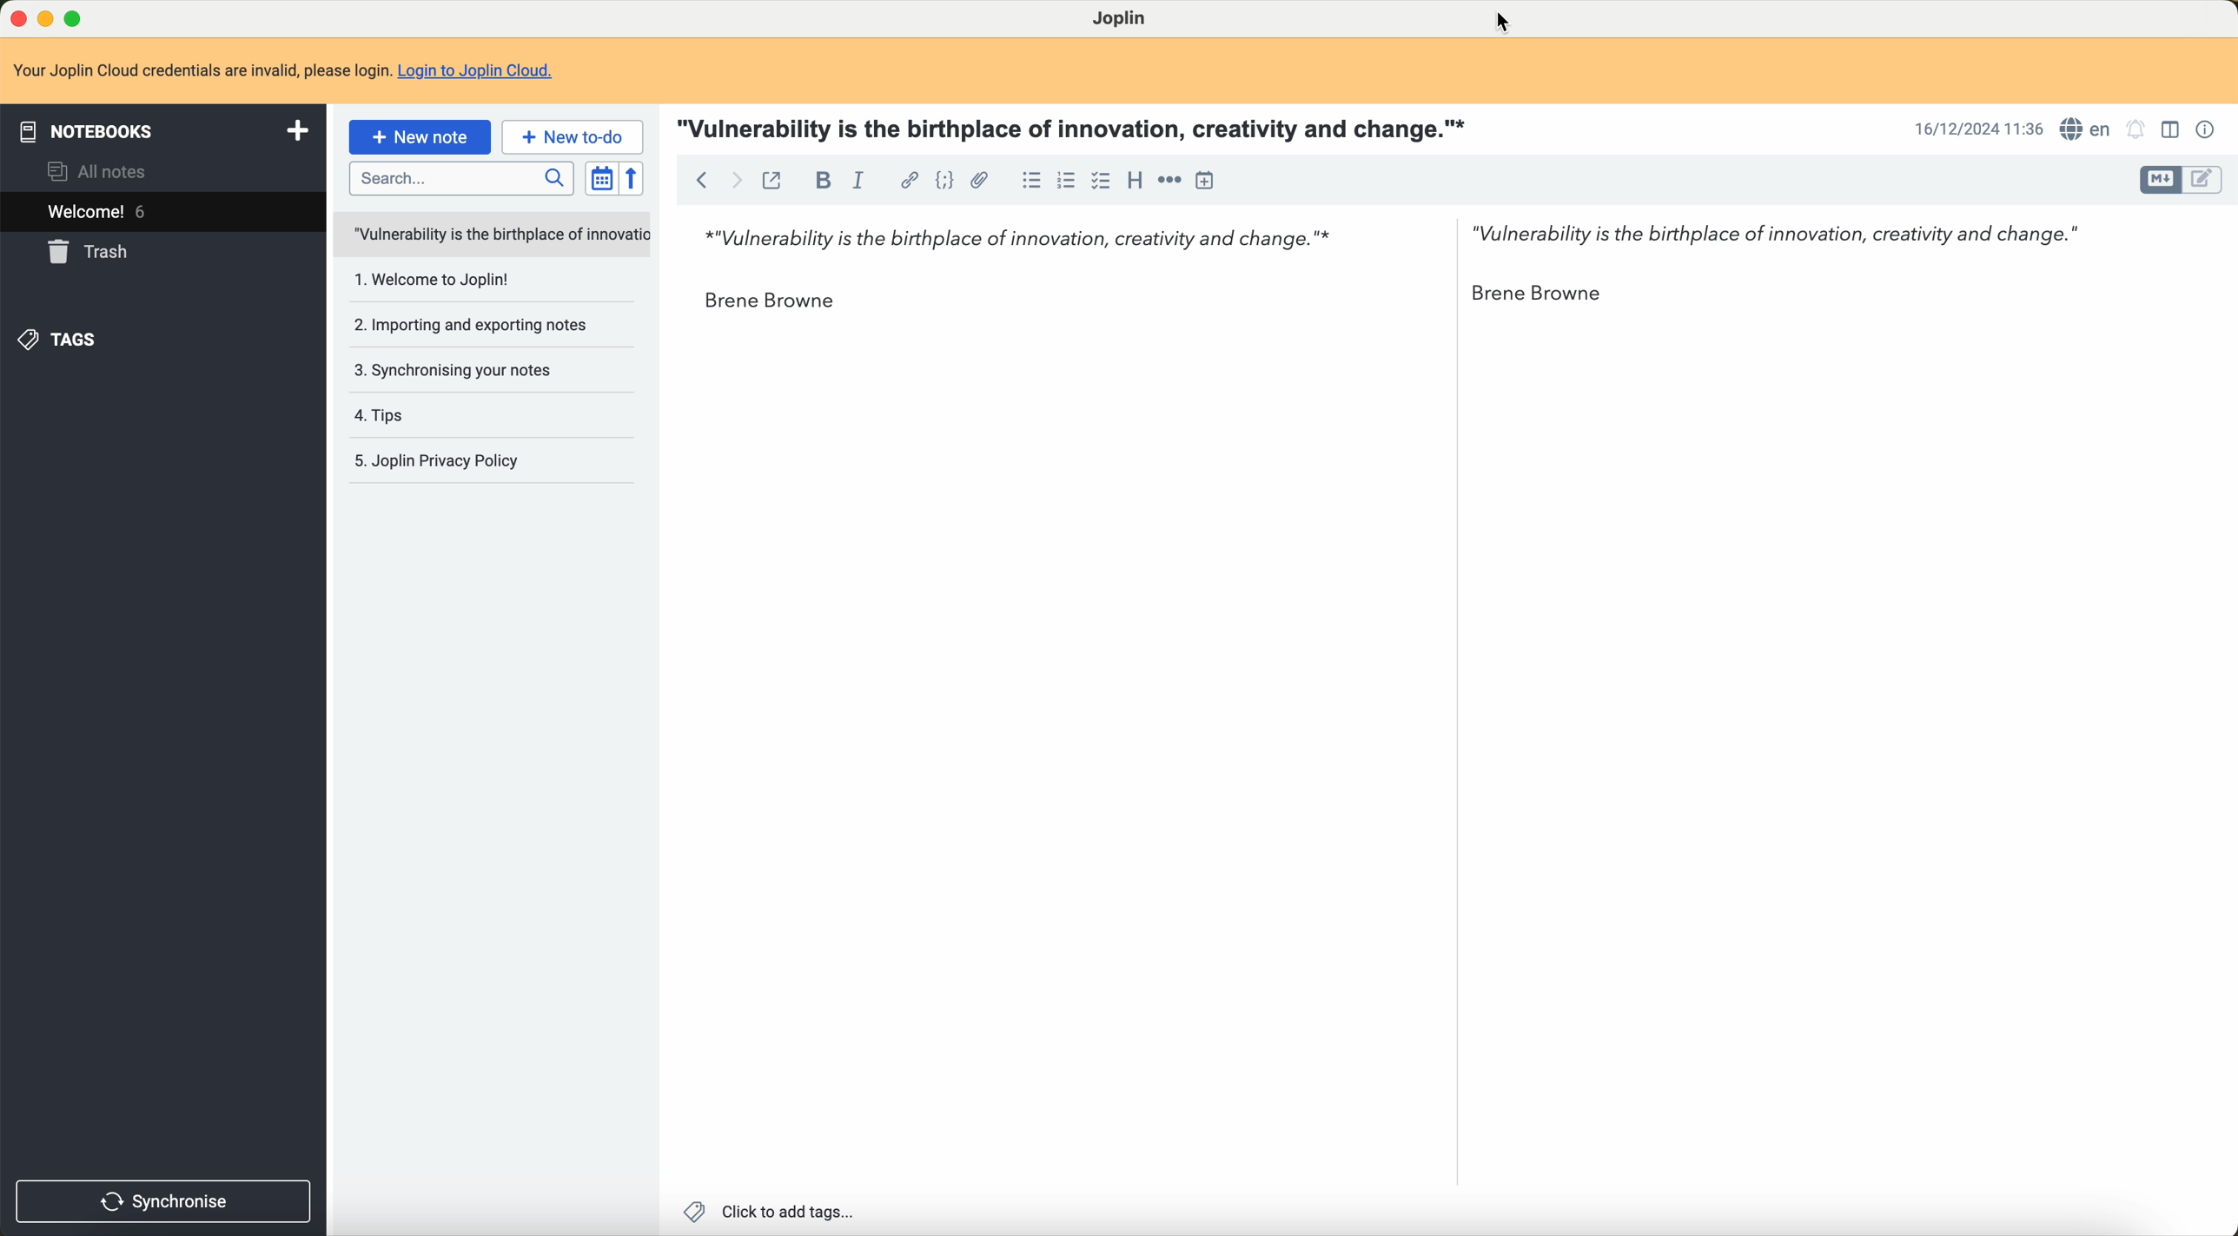  Describe the element at coordinates (474, 326) in the screenshot. I see `importing and exporting notes` at that location.